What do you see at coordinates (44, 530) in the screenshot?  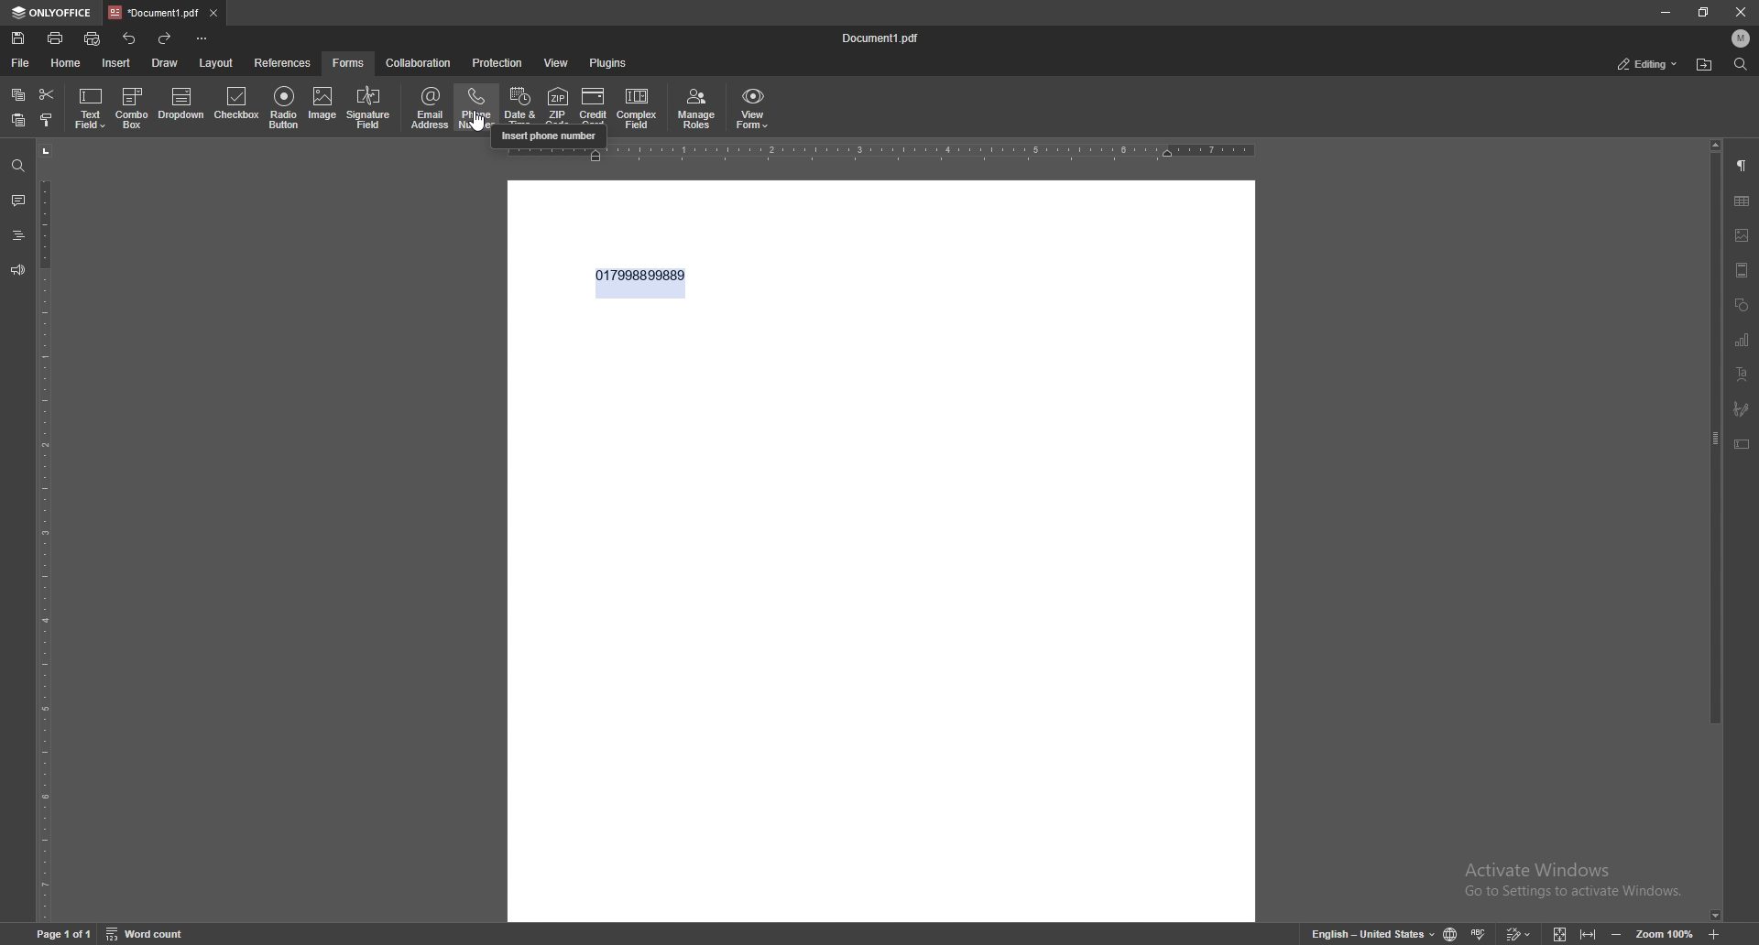 I see `vertical field` at bounding box center [44, 530].